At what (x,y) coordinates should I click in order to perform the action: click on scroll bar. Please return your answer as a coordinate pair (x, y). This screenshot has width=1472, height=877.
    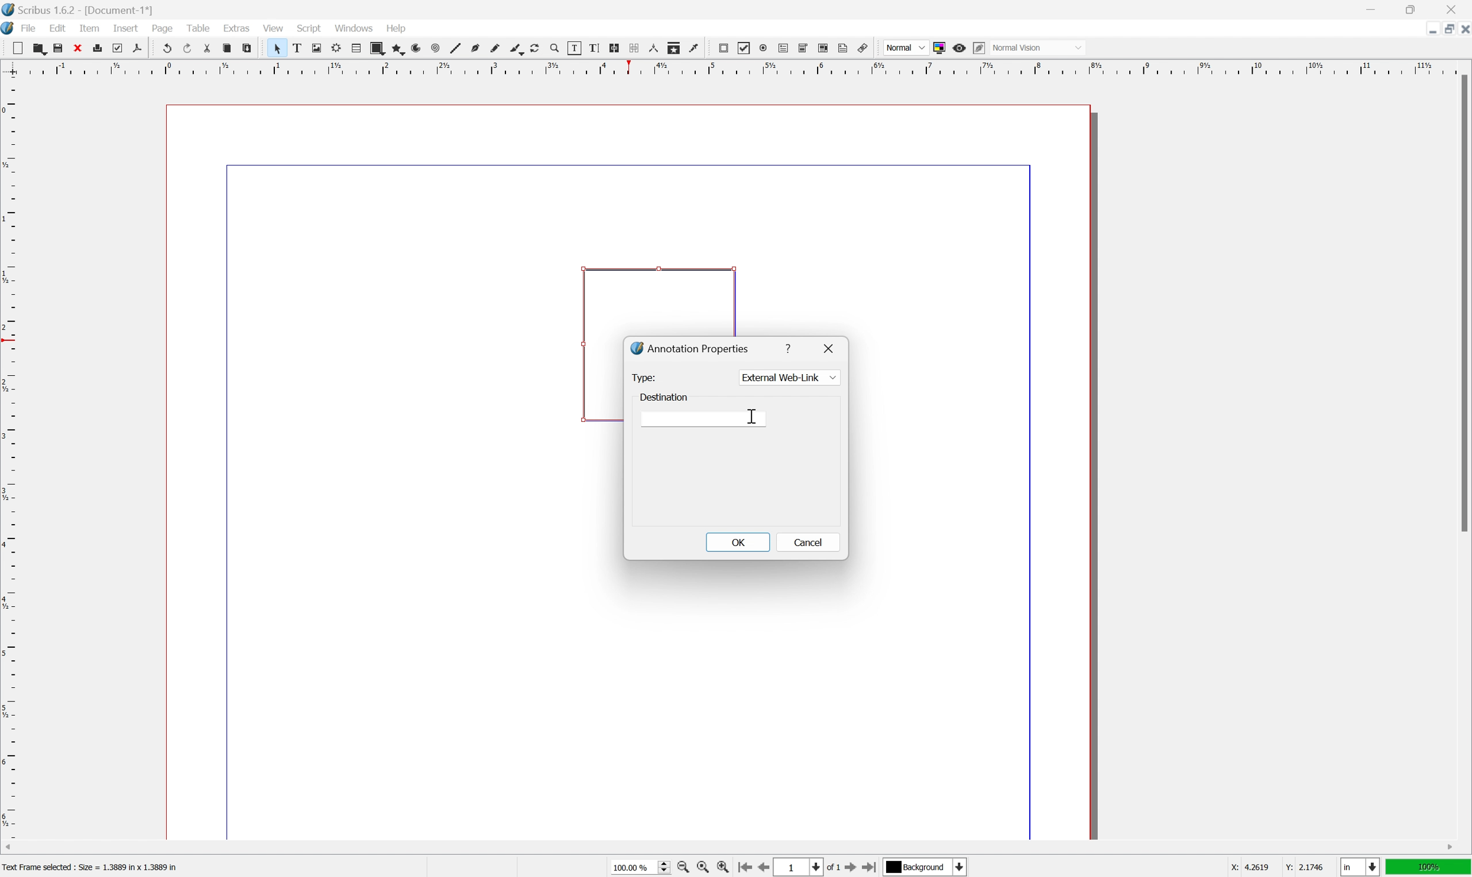
    Looking at the image, I should click on (729, 848).